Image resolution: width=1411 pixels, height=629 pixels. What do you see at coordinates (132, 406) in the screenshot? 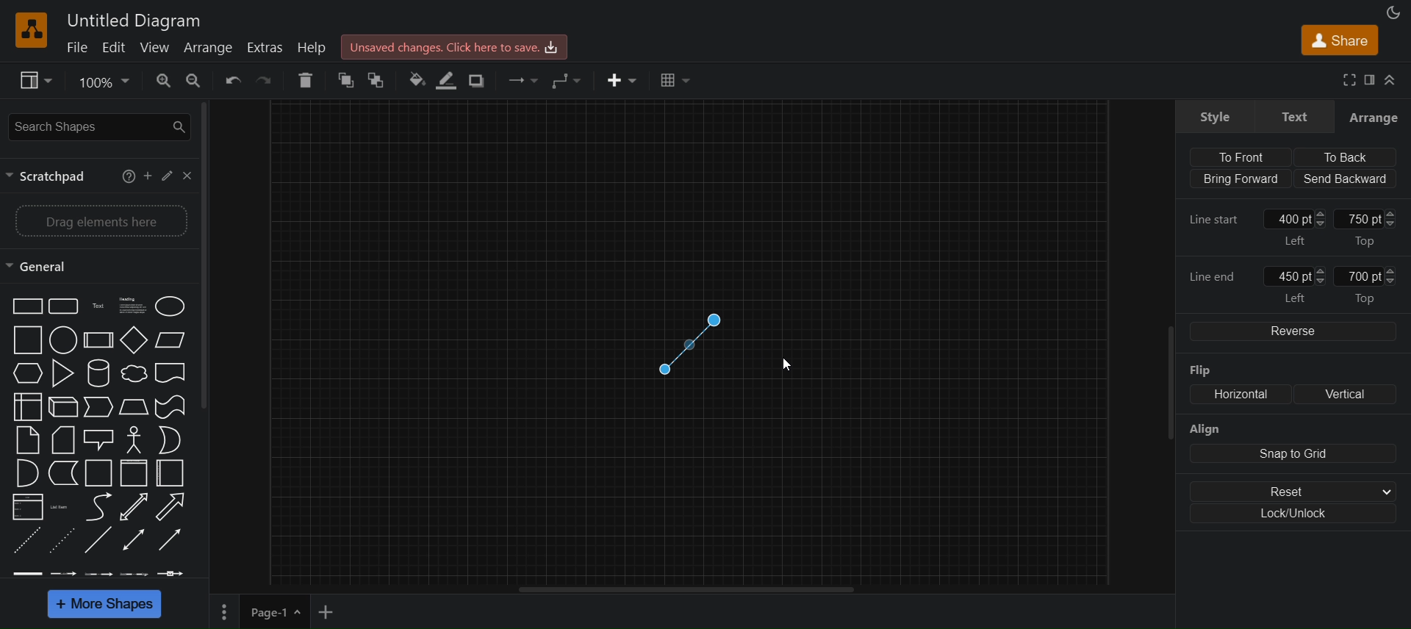
I see `Trapezoid` at bounding box center [132, 406].